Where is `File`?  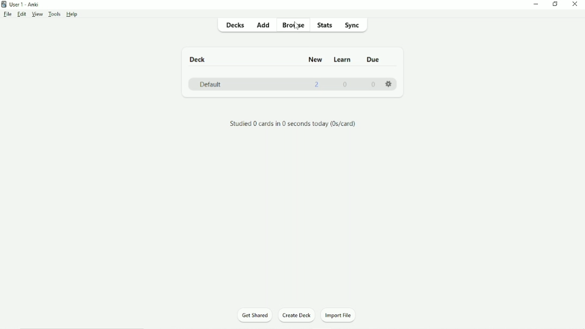
File is located at coordinates (7, 14).